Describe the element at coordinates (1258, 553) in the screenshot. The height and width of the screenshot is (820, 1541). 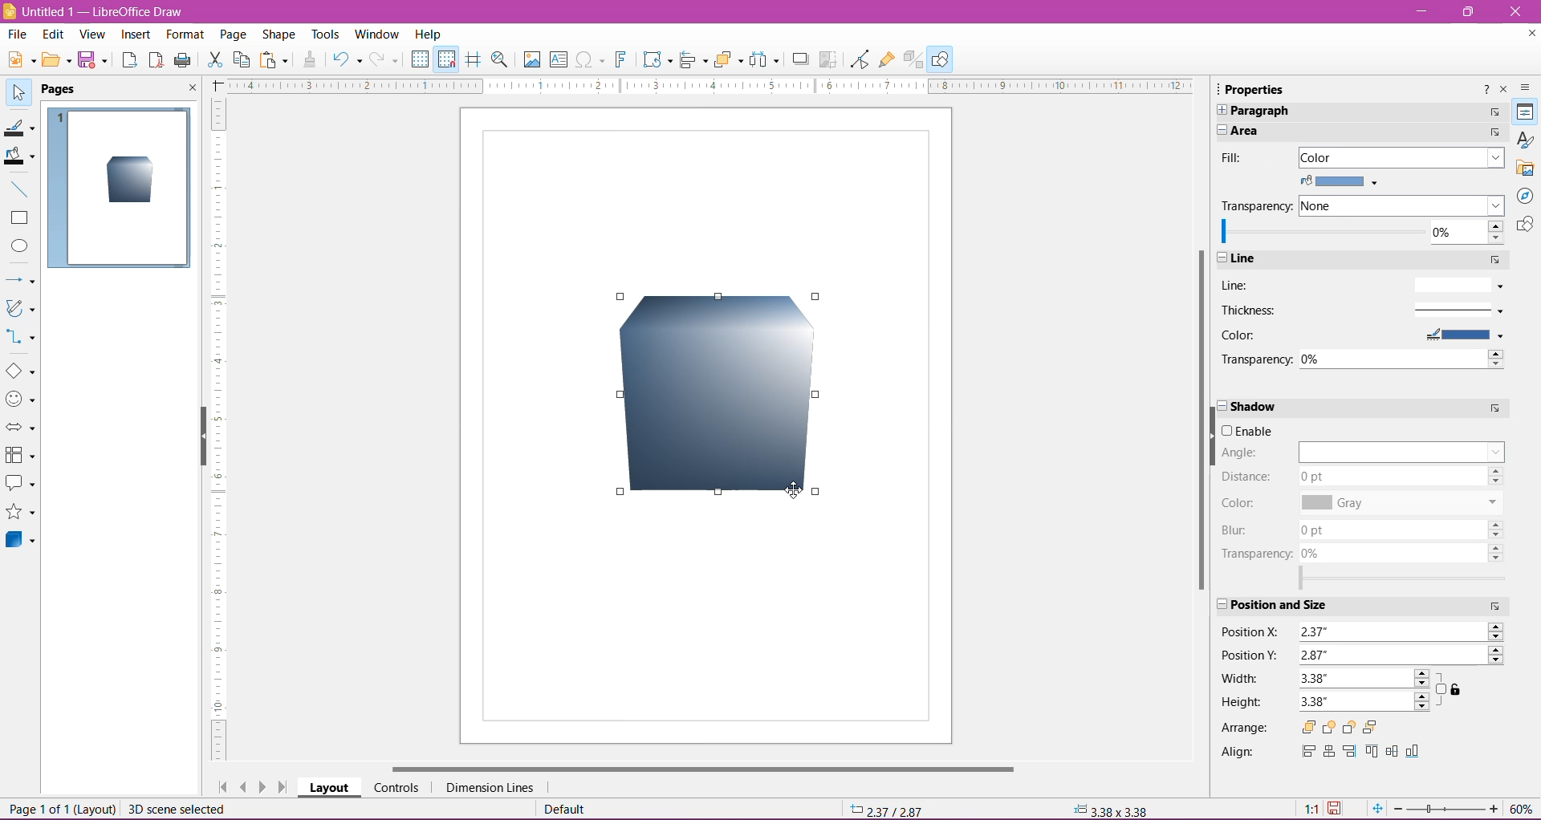
I see `Transparency` at that location.